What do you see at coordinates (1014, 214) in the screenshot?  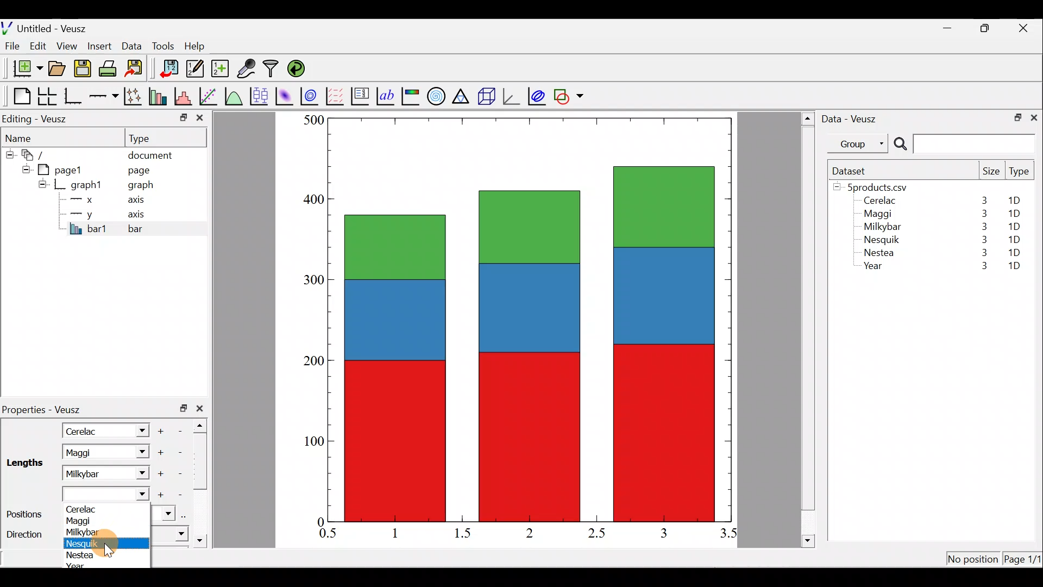 I see `1D` at bounding box center [1014, 214].